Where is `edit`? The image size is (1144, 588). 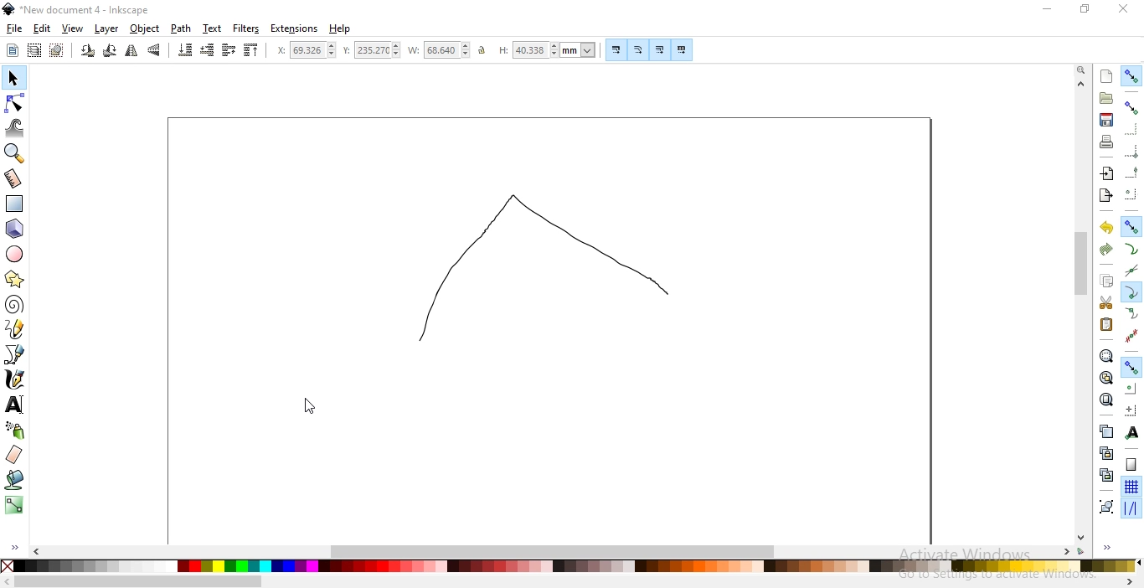
edit is located at coordinates (42, 30).